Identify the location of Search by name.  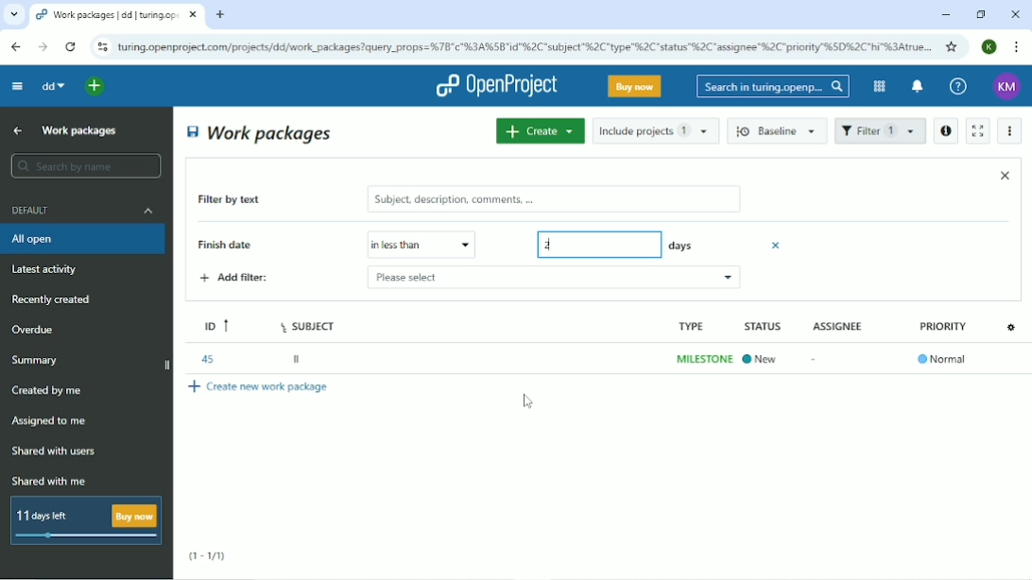
(85, 166).